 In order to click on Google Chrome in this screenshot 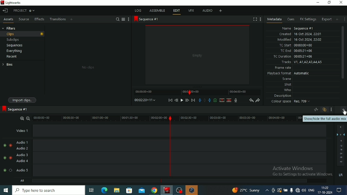, I will do `click(154, 190)`.